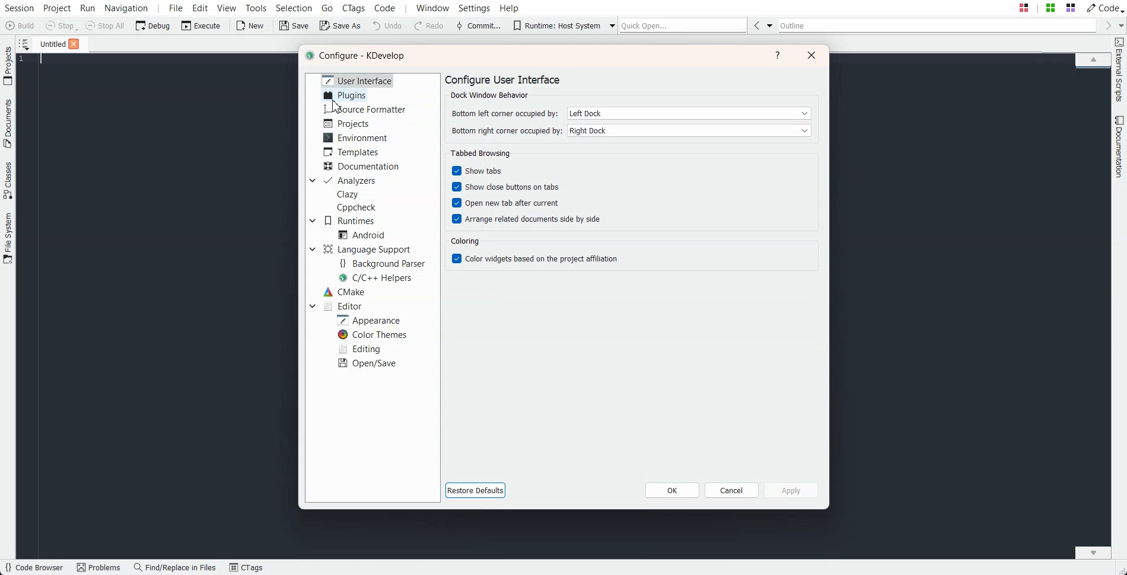 The width and height of the screenshot is (1127, 575). What do you see at coordinates (683, 25) in the screenshot?
I see `Quick Open` at bounding box center [683, 25].